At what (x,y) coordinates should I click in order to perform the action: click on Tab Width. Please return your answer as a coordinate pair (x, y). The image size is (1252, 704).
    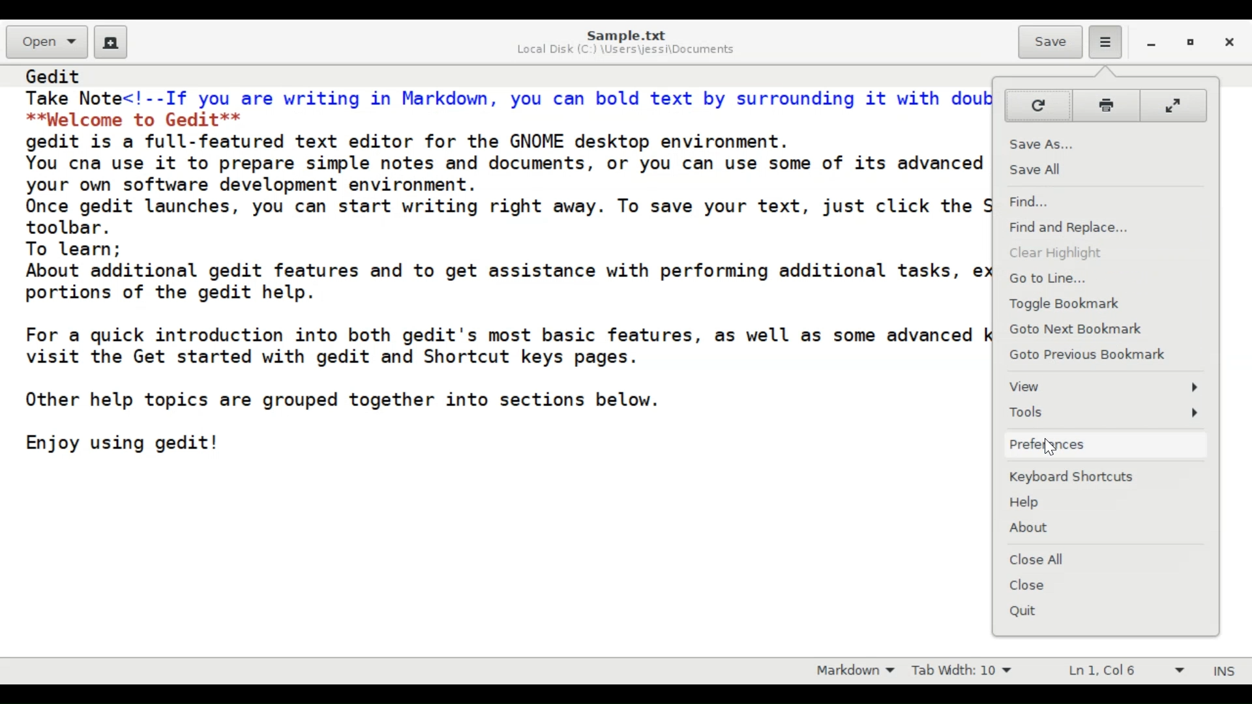
    Looking at the image, I should click on (963, 671).